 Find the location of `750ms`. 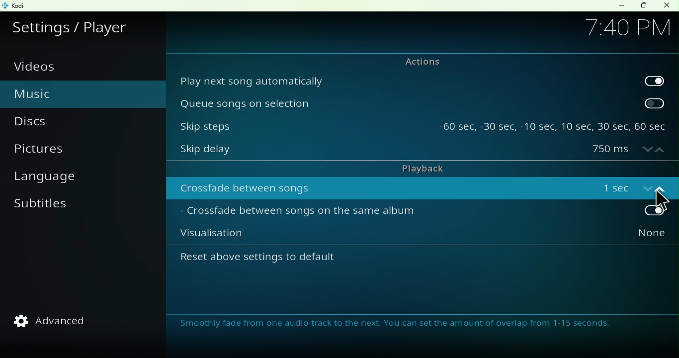

750ms is located at coordinates (629, 150).